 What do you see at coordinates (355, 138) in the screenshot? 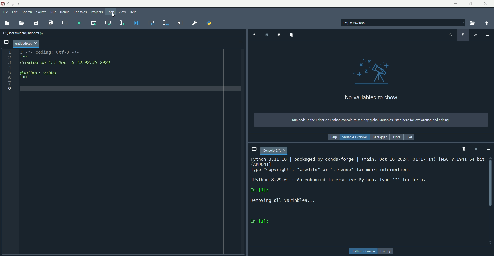
I see `variable explorer` at bounding box center [355, 138].